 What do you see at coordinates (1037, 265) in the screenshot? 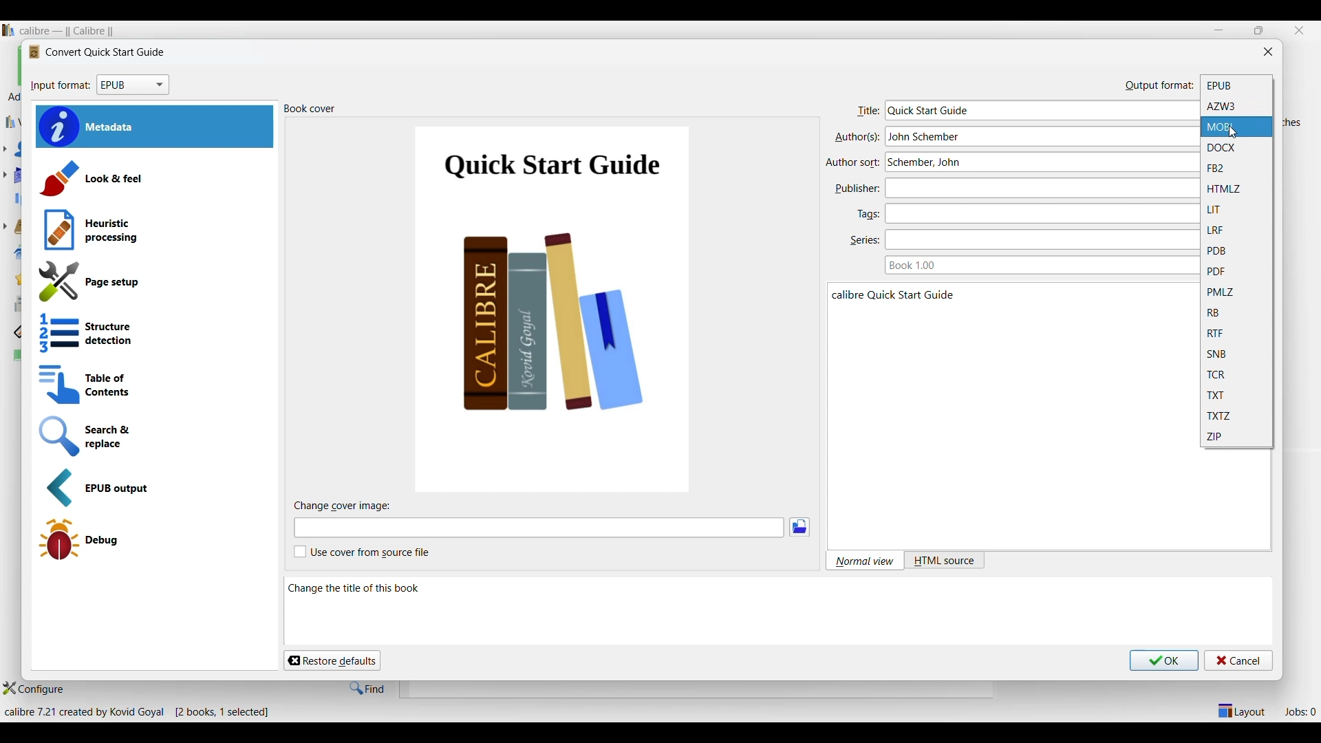
I see `Type in book series` at bounding box center [1037, 265].